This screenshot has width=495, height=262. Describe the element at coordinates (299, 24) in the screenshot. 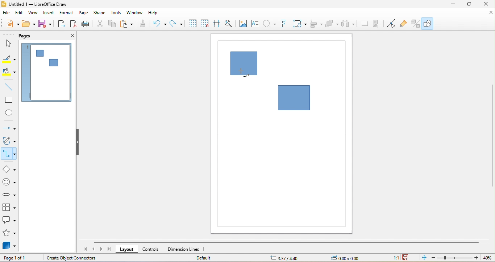

I see `transformation` at that location.